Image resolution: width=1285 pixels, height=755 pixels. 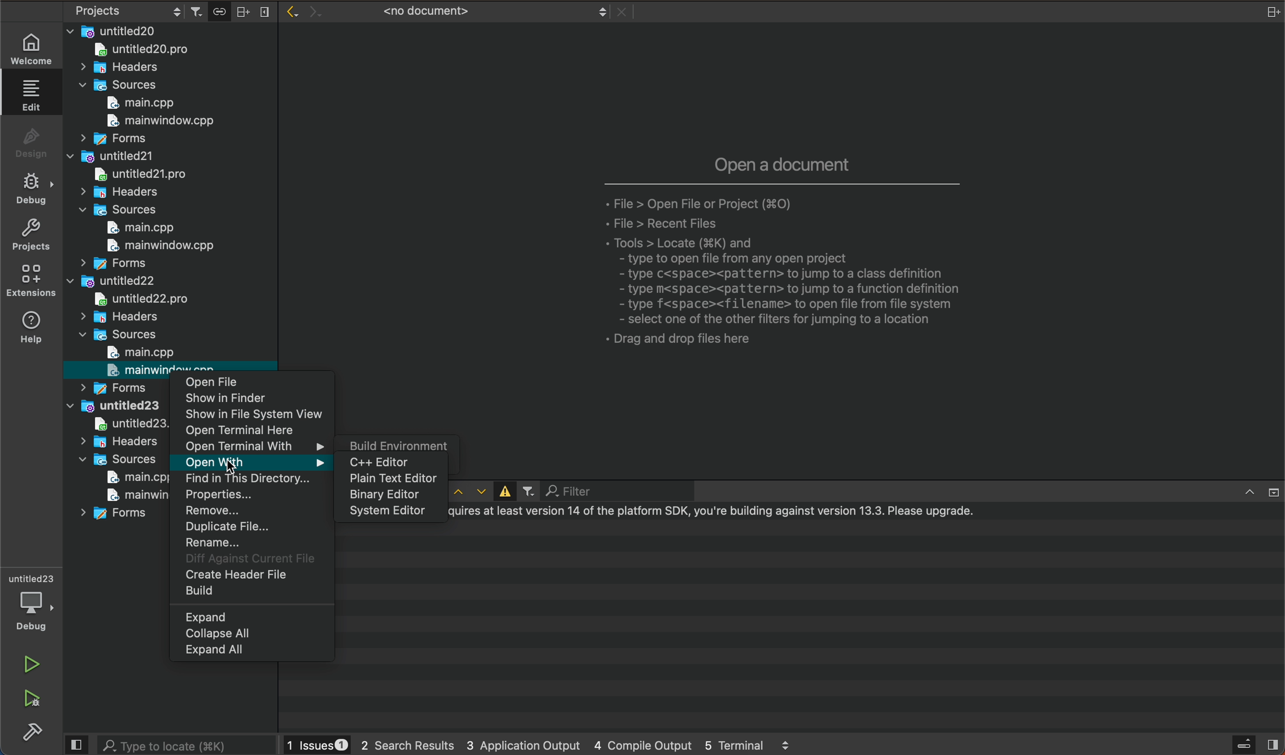 I want to click on terminal, so click(x=813, y=626).